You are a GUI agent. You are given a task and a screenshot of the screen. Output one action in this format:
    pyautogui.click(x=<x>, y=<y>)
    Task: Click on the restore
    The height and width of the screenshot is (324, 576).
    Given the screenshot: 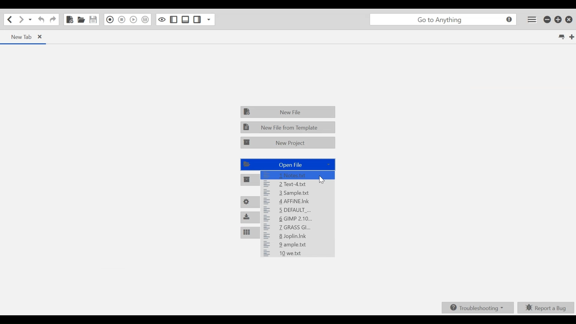 What is the action you would take?
    pyautogui.click(x=557, y=20)
    